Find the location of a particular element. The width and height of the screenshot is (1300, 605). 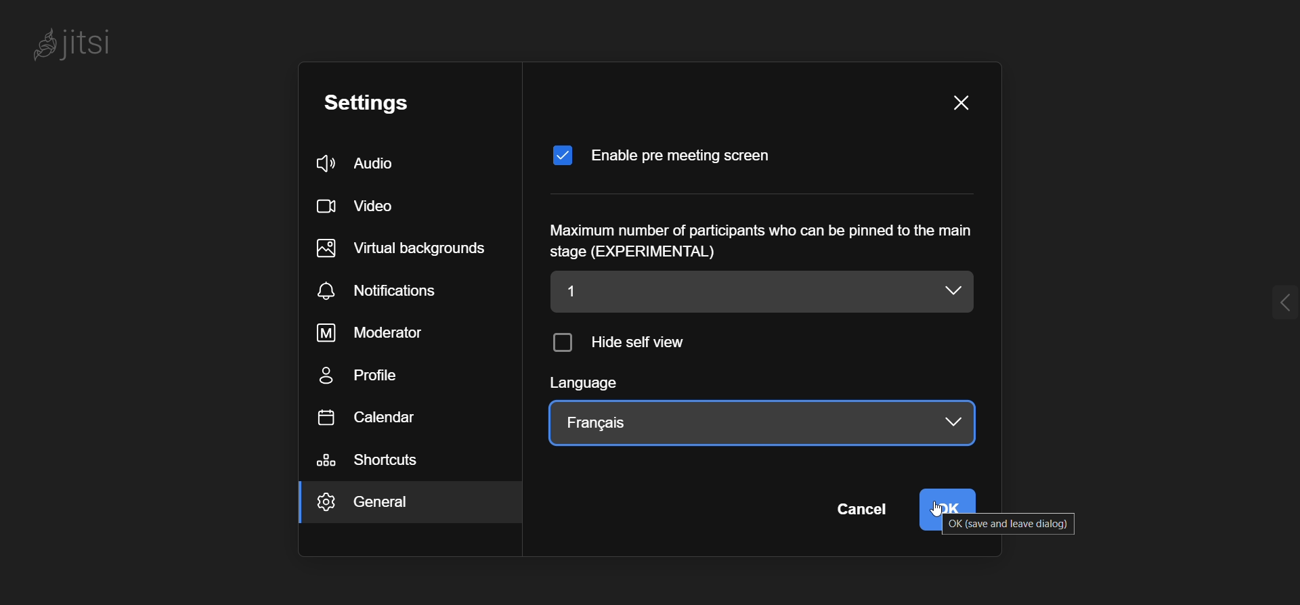

OK (save and leave dialog)  is located at coordinates (1003, 524).